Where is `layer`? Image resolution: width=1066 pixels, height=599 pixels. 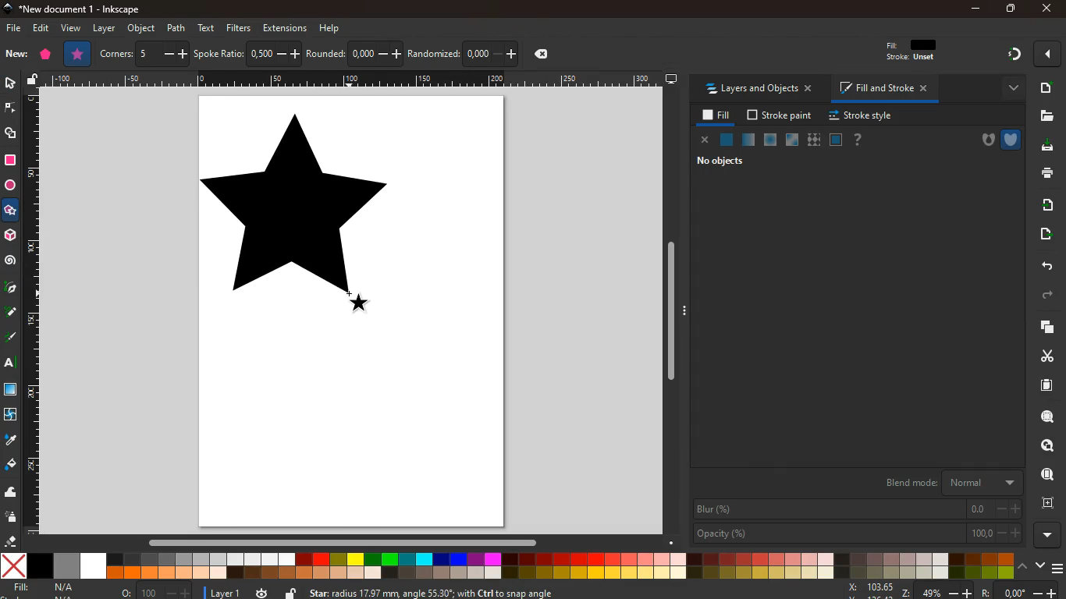 layer is located at coordinates (102, 29).